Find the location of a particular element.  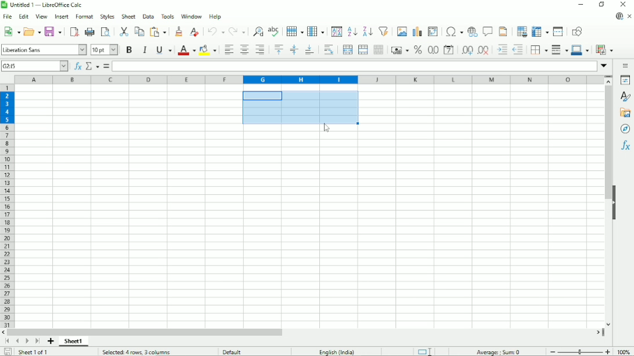

Borders is located at coordinates (538, 50).